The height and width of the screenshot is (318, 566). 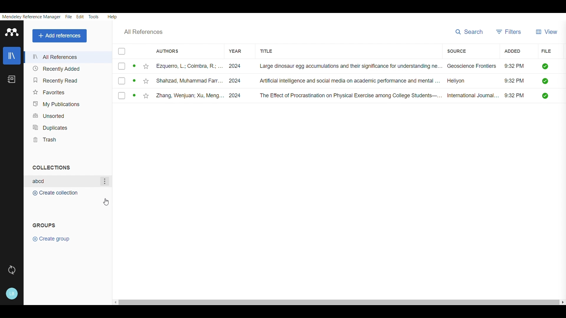 What do you see at coordinates (49, 126) in the screenshot?
I see `Duplicates` at bounding box center [49, 126].